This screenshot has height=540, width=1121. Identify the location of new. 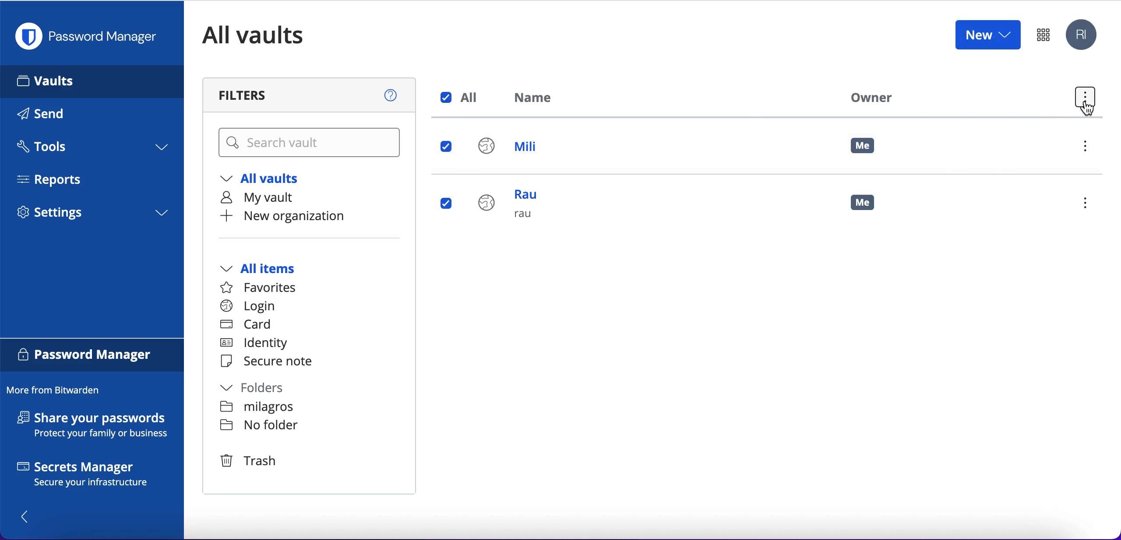
(987, 34).